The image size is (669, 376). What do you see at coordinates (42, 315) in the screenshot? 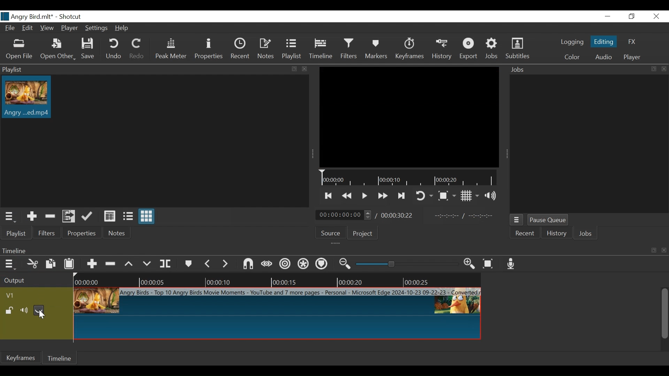
I see `Cursor` at bounding box center [42, 315].